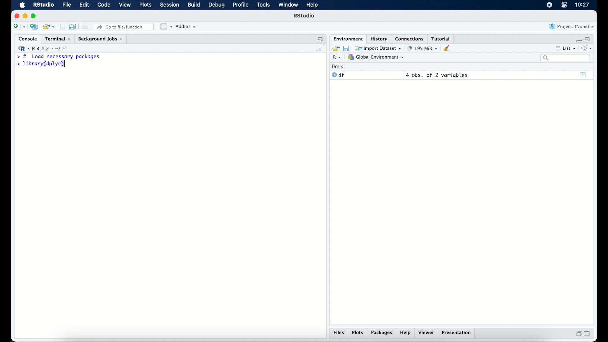  I want to click on viewer, so click(427, 333).